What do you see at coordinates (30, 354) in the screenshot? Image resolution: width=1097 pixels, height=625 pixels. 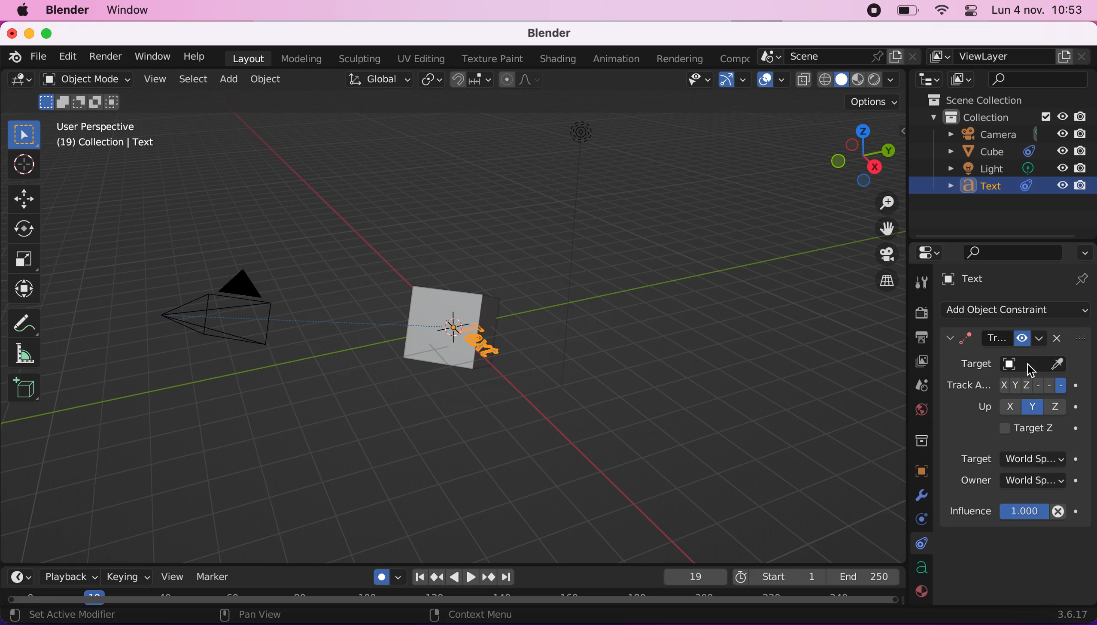 I see `measure` at bounding box center [30, 354].